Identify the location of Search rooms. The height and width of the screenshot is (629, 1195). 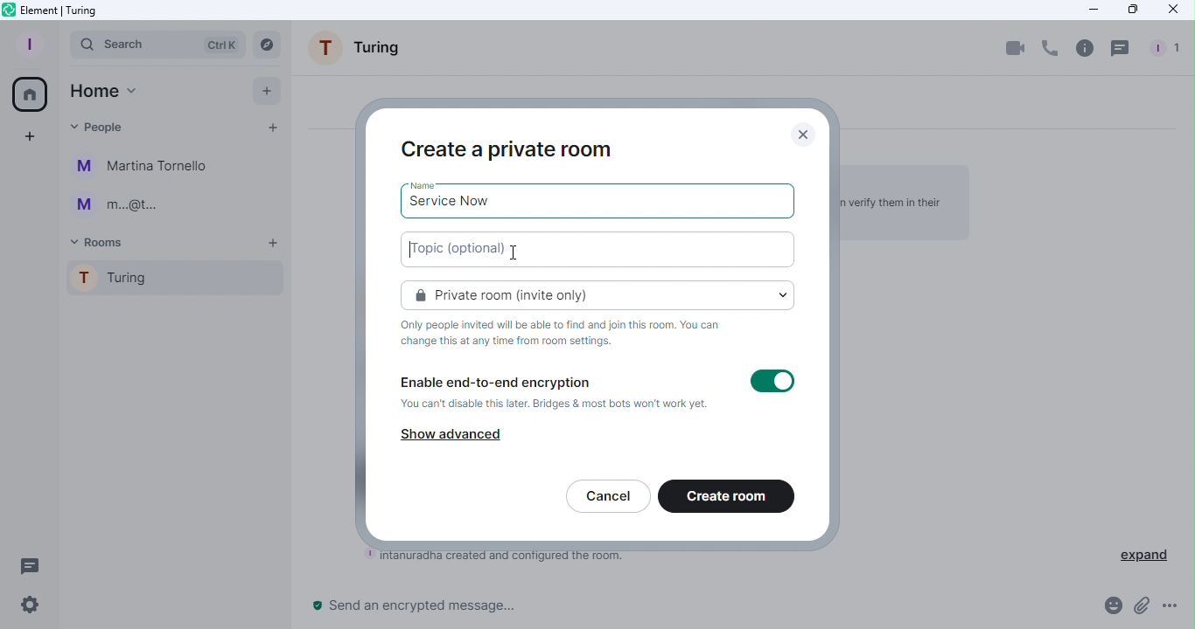
(270, 44).